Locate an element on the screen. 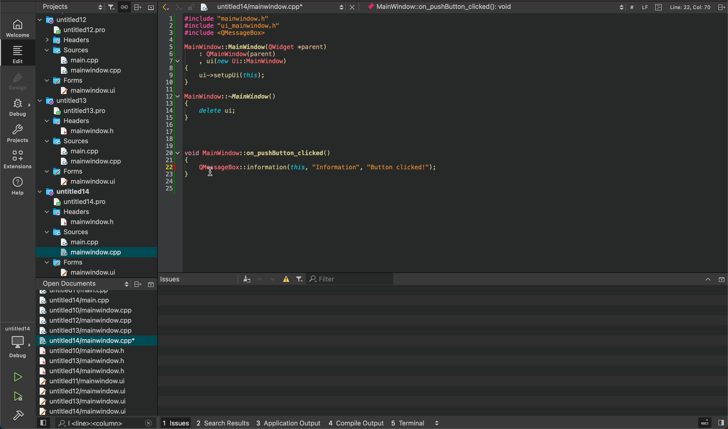 The height and width of the screenshot is (429, 728). arrows is located at coordinates (185, 6).